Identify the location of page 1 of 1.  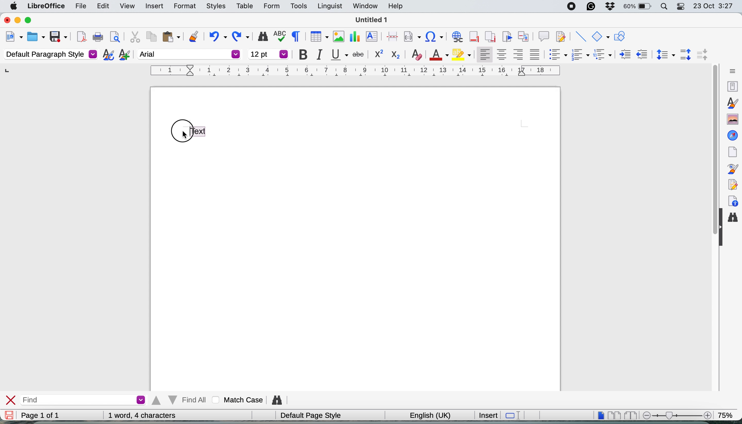
(39, 416).